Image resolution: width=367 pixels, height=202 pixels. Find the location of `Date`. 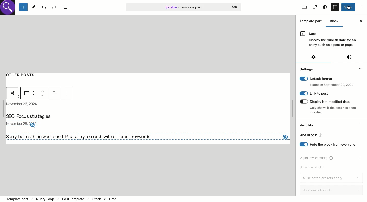

Date is located at coordinates (27, 93).